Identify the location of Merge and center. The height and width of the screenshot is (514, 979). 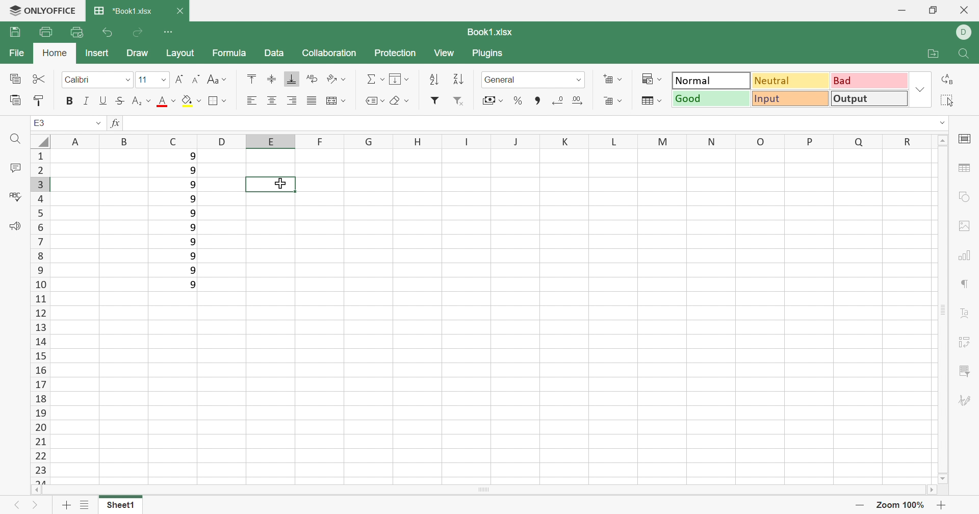
(337, 100).